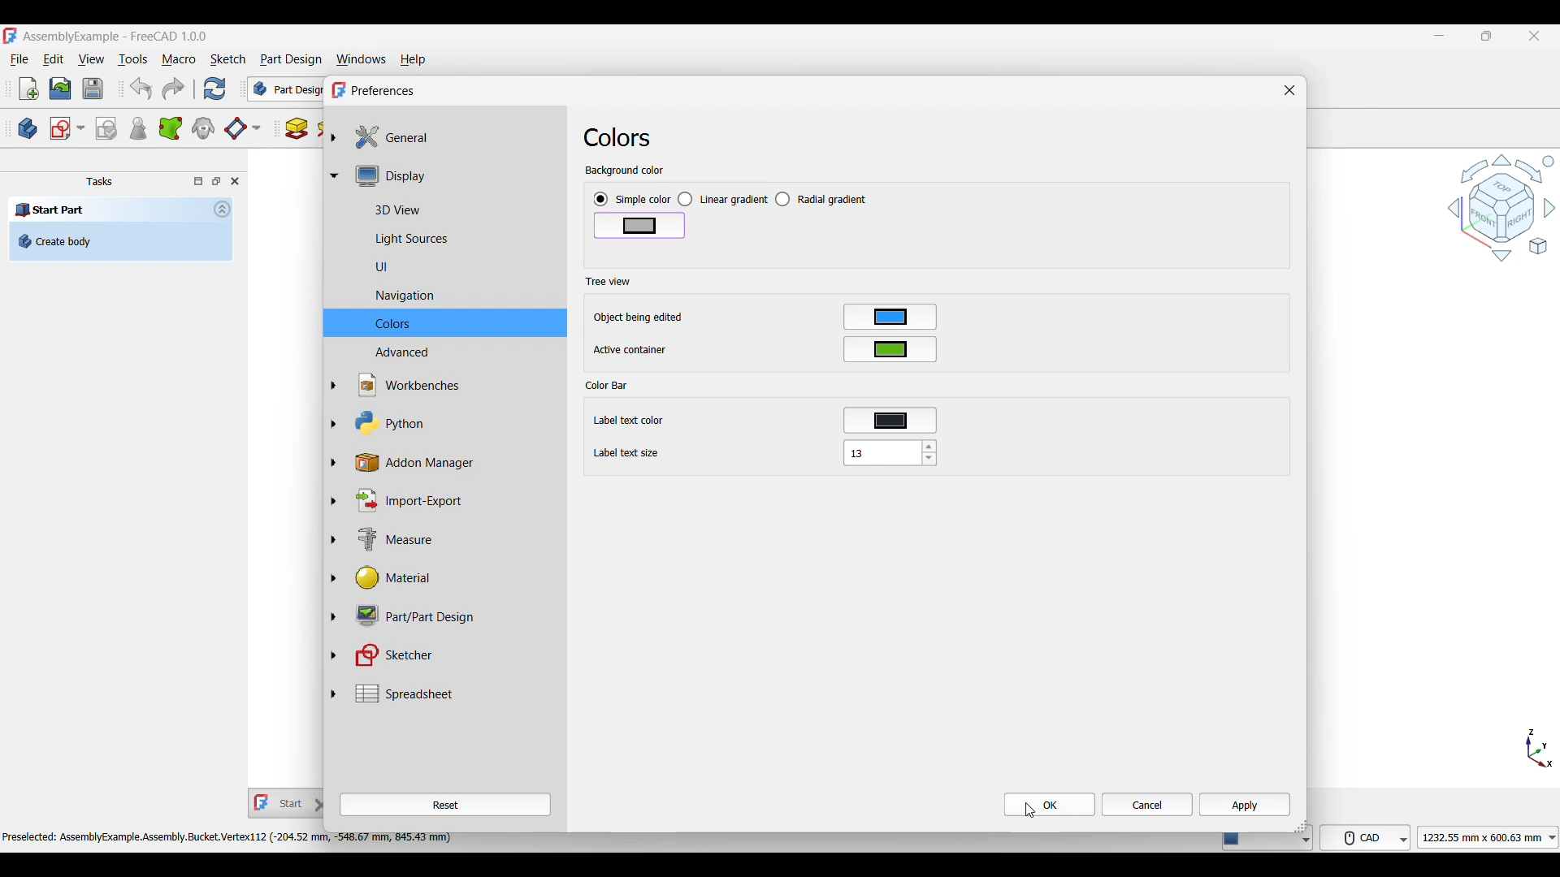 The height and width of the screenshot is (877, 1560). What do you see at coordinates (171, 128) in the screenshot?
I see `Create a sub-object shape binder` at bounding box center [171, 128].